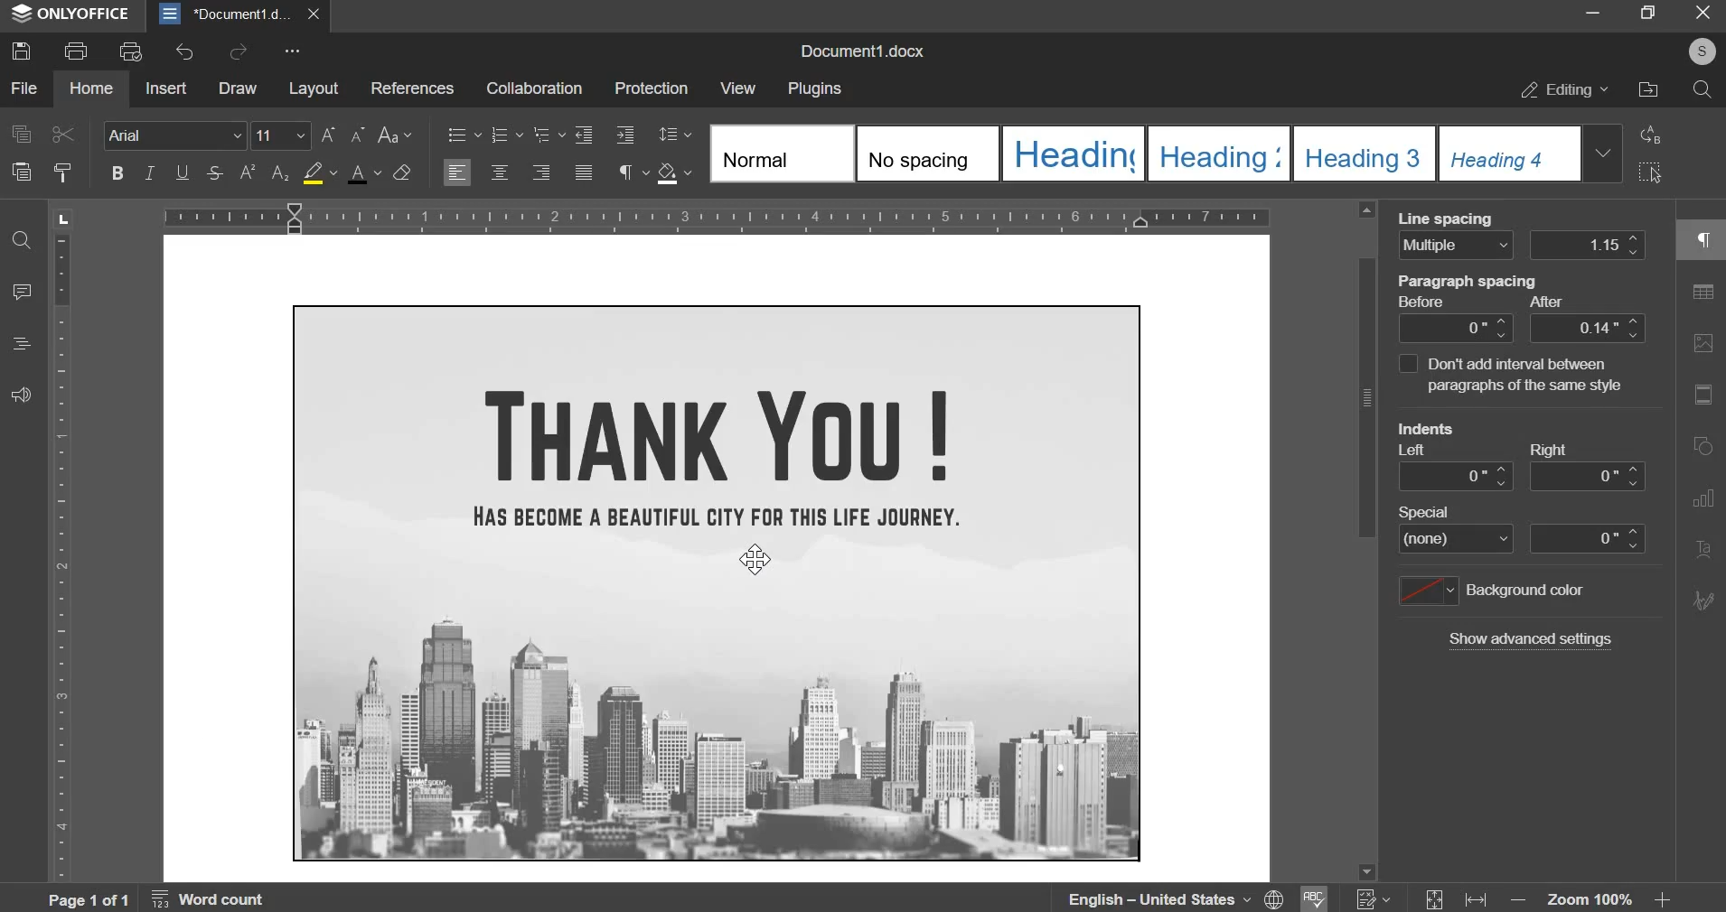 This screenshot has height=912, width=1726. What do you see at coordinates (293, 52) in the screenshot?
I see `customize` at bounding box center [293, 52].